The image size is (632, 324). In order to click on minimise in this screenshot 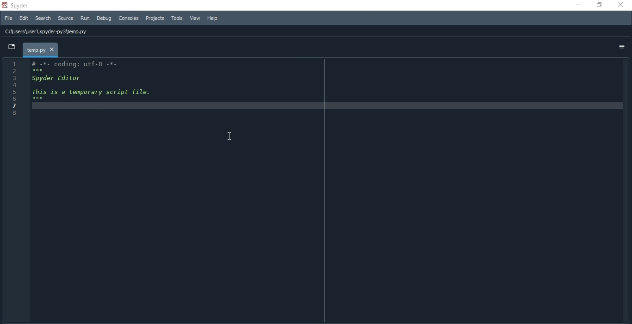, I will do `click(576, 5)`.